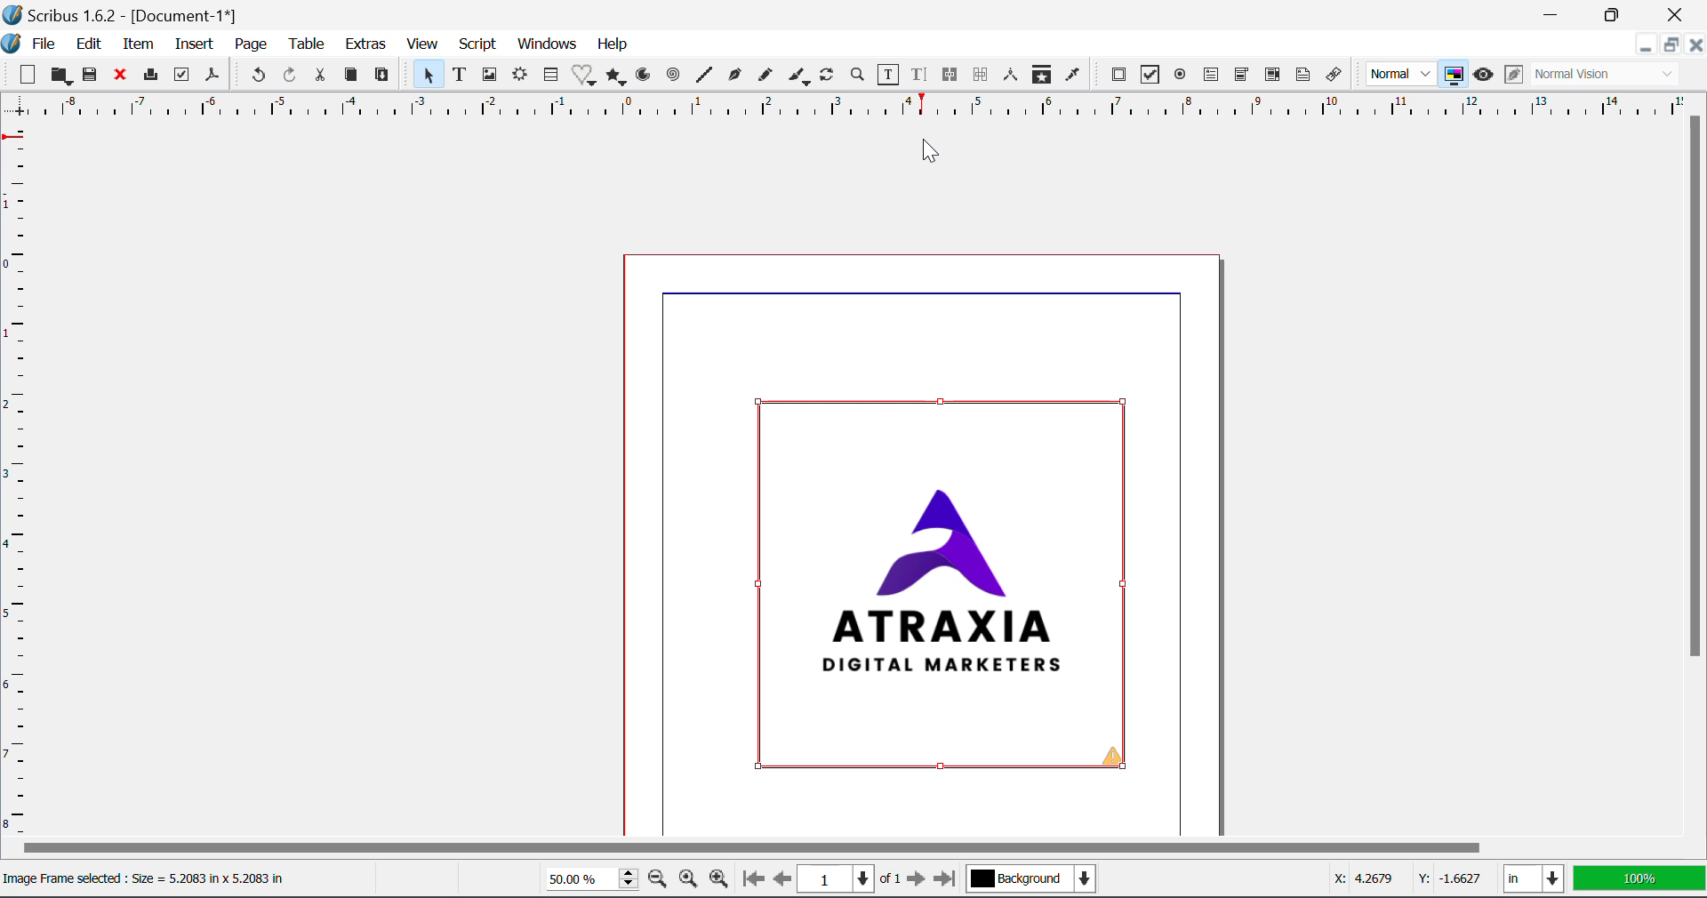  What do you see at coordinates (1673, 44) in the screenshot?
I see `Minimize` at bounding box center [1673, 44].